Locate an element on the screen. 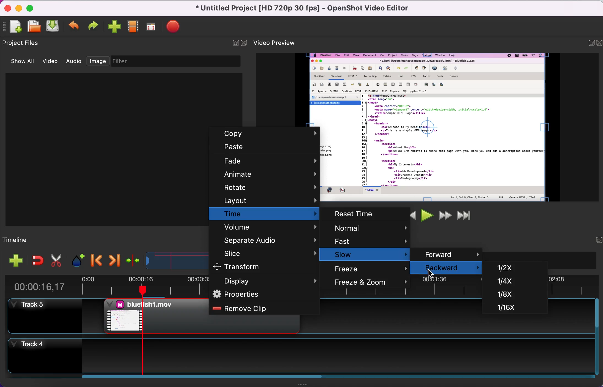 The width and height of the screenshot is (603, 387). add file is located at coordinates (13, 260).